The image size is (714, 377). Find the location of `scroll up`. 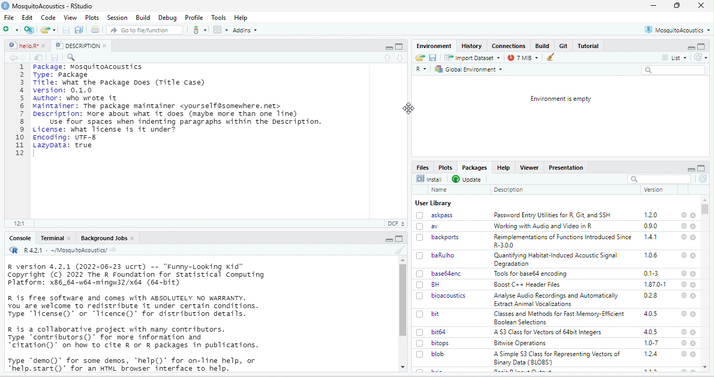

scroll up is located at coordinates (706, 199).